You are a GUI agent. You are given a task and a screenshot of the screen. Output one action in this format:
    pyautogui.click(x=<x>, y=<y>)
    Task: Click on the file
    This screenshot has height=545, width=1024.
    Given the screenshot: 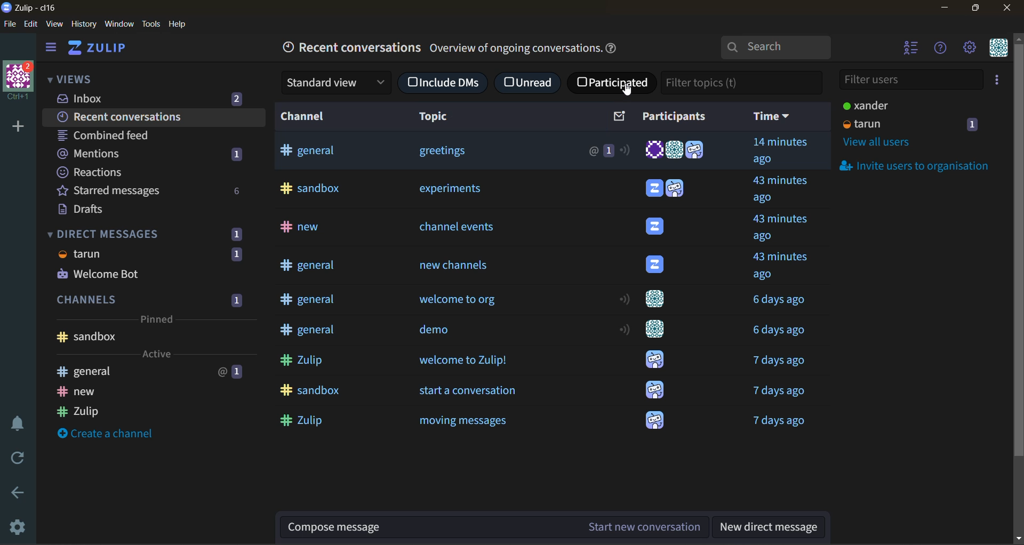 What is the action you would take?
    pyautogui.click(x=10, y=23)
    